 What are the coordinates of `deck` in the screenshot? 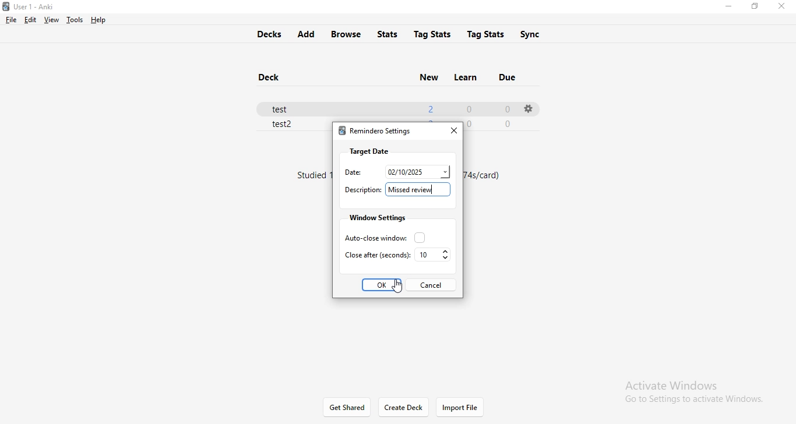 It's located at (272, 78).